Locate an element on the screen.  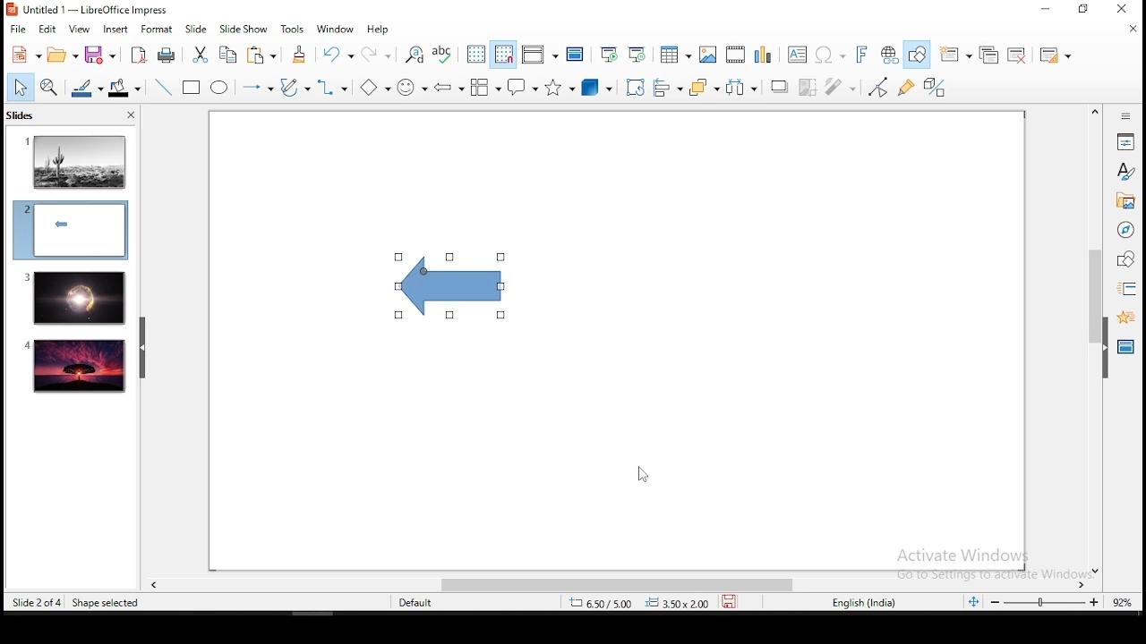
properties is located at coordinates (1125, 140).